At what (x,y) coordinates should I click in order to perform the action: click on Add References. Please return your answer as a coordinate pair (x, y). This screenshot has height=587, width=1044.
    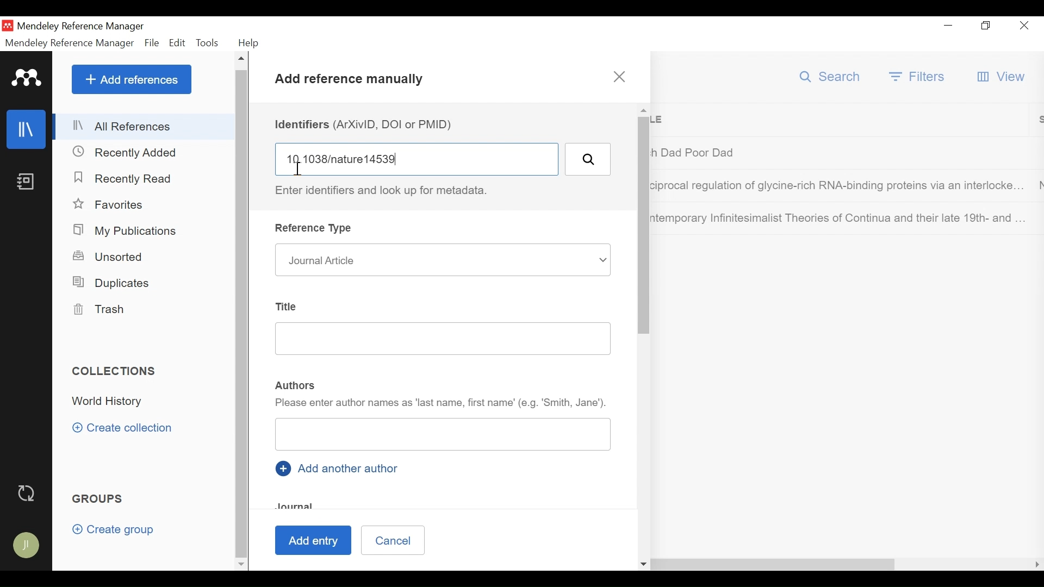
    Looking at the image, I should click on (132, 79).